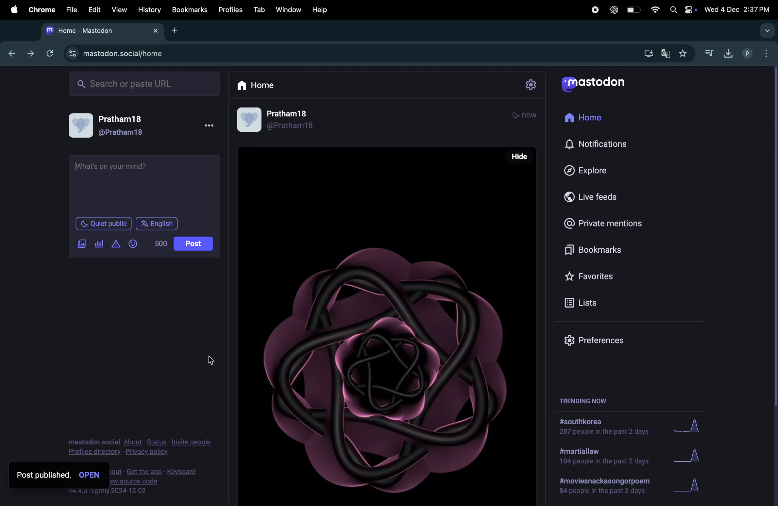 The height and width of the screenshot is (506, 778). Describe the element at coordinates (93, 9) in the screenshot. I see `Edit` at that location.